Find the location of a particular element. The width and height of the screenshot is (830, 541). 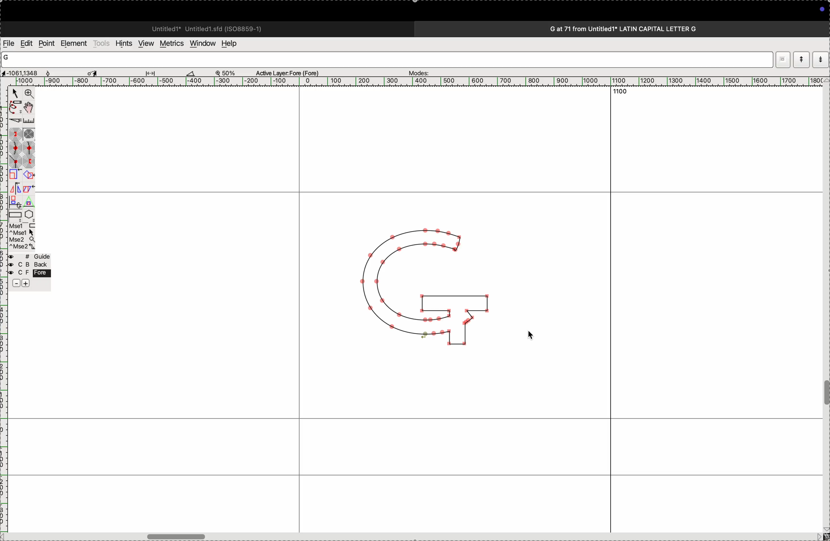

increase is located at coordinates (26, 283).